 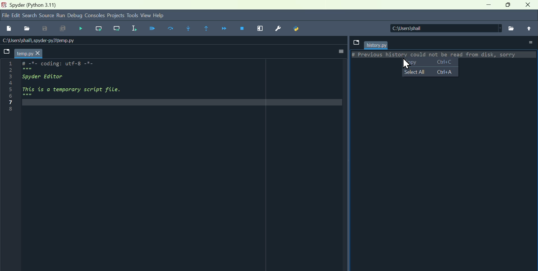 I want to click on Execute until same function returns, so click(x=208, y=29).